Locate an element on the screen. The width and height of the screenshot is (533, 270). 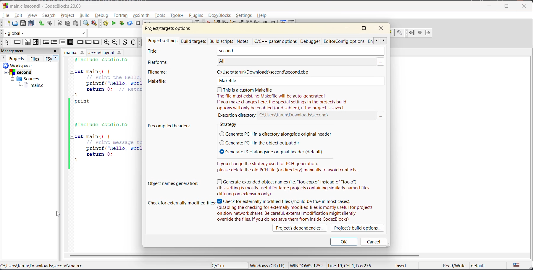
paste is located at coordinates (76, 23).